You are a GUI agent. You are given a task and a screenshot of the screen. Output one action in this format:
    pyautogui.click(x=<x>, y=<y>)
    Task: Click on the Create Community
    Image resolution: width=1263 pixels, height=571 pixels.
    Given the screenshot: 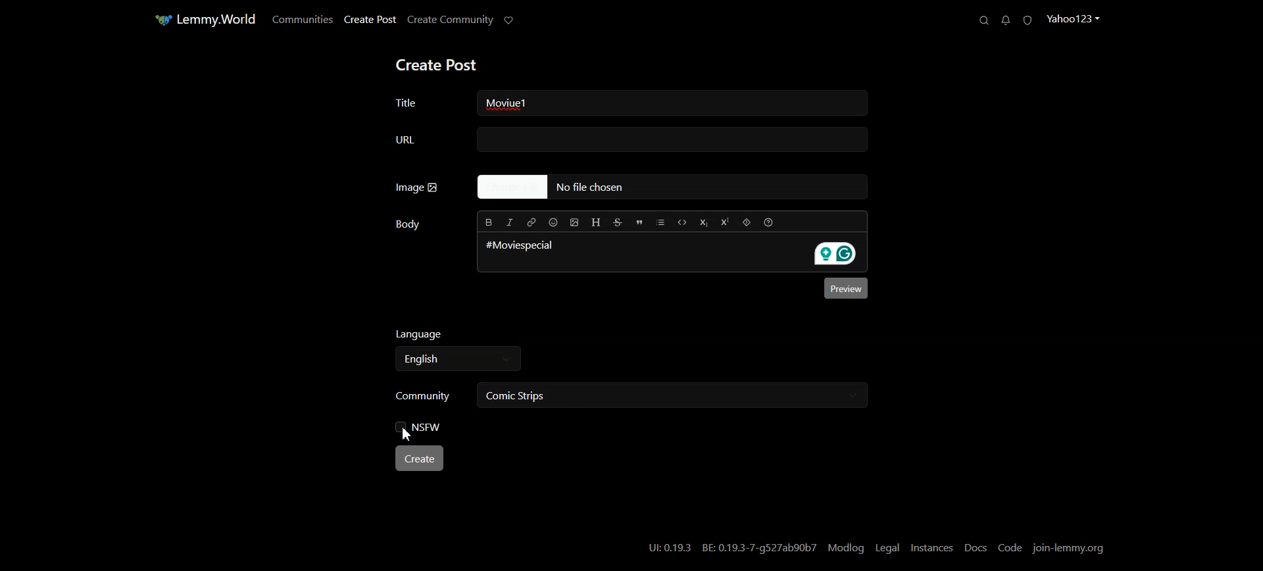 What is the action you would take?
    pyautogui.click(x=451, y=20)
    